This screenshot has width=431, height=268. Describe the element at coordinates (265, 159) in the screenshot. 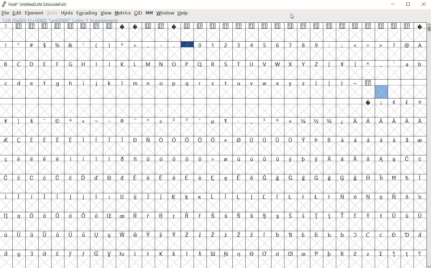

I see `glyph` at that location.